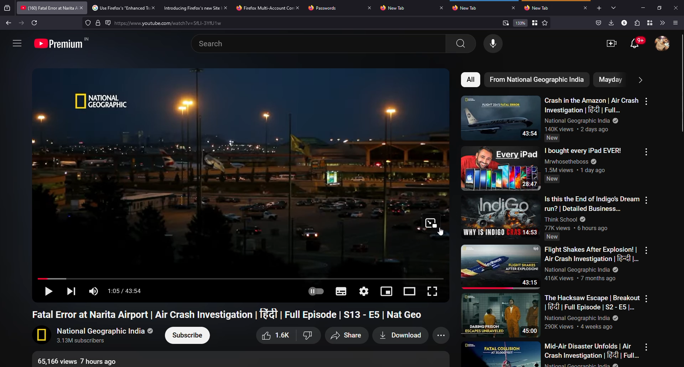  Describe the element at coordinates (545, 23) in the screenshot. I see `favorite` at that location.